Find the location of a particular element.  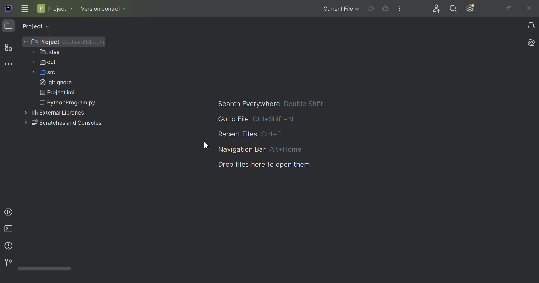

Project is located at coordinates (42, 42).